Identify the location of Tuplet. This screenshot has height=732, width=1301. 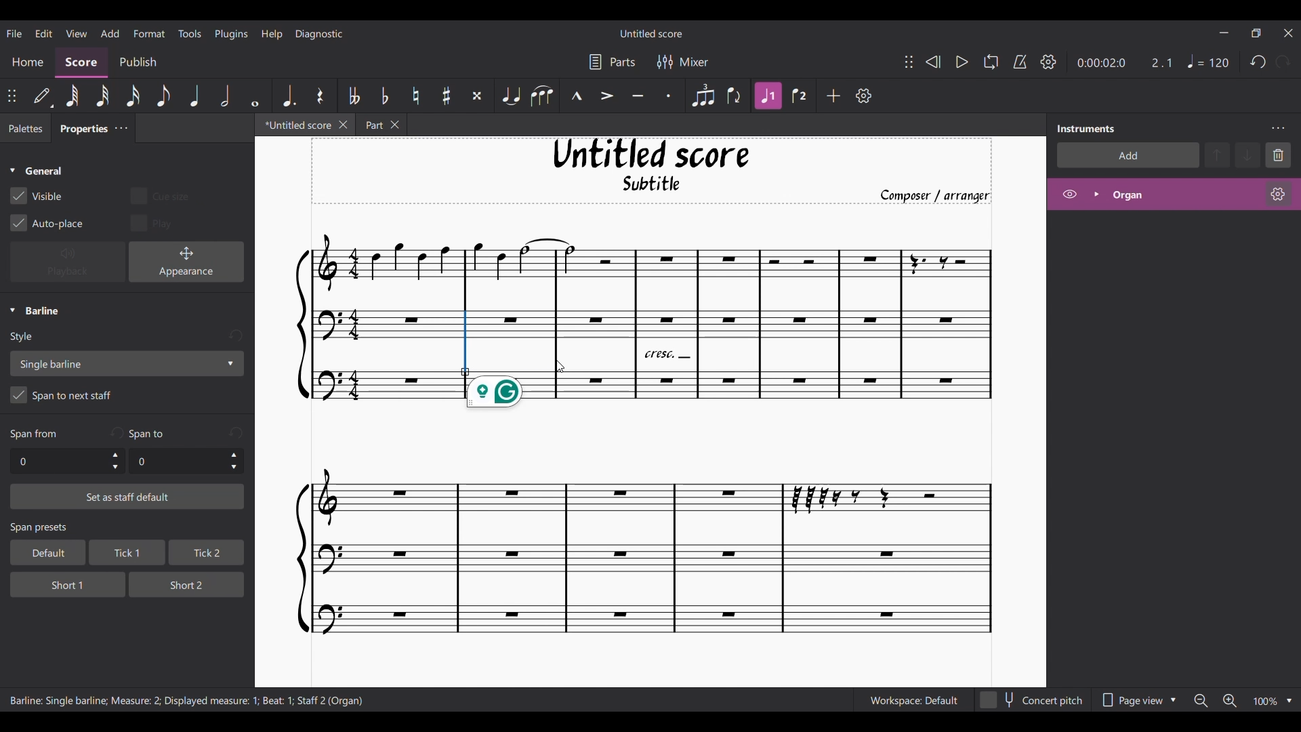
(702, 96).